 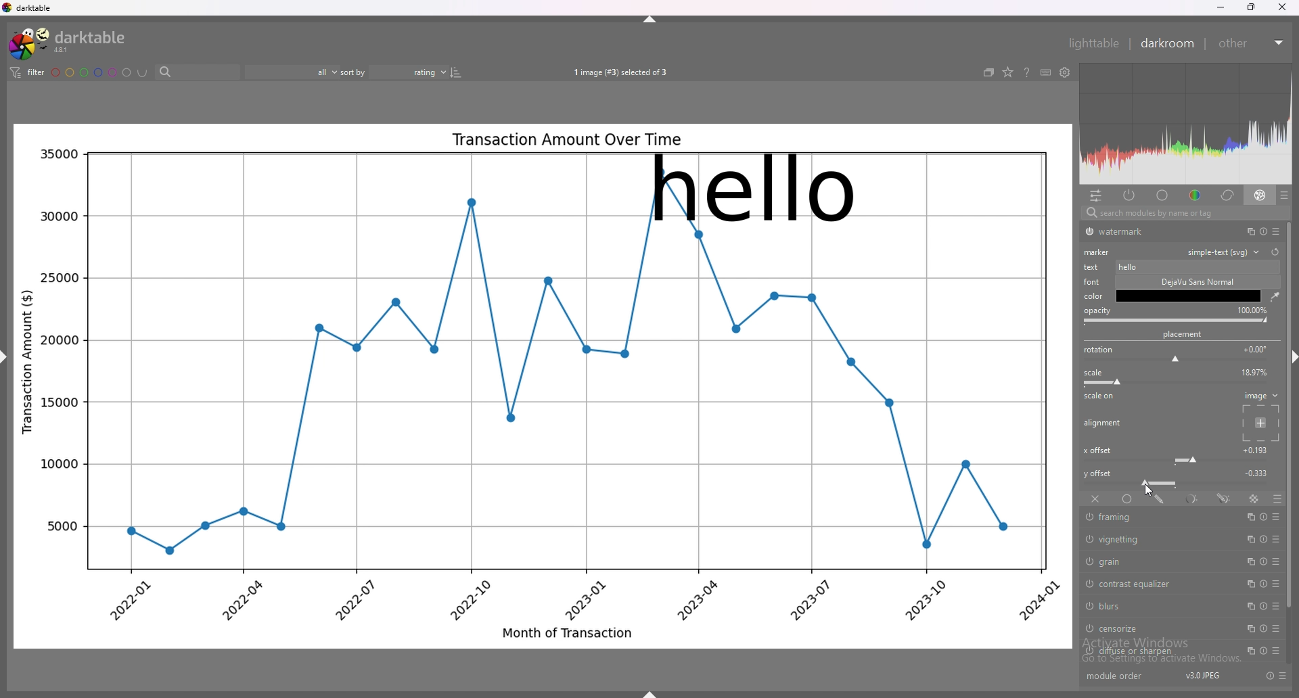 What do you see at coordinates (1252, 310) in the screenshot?
I see `opacity` at bounding box center [1252, 310].